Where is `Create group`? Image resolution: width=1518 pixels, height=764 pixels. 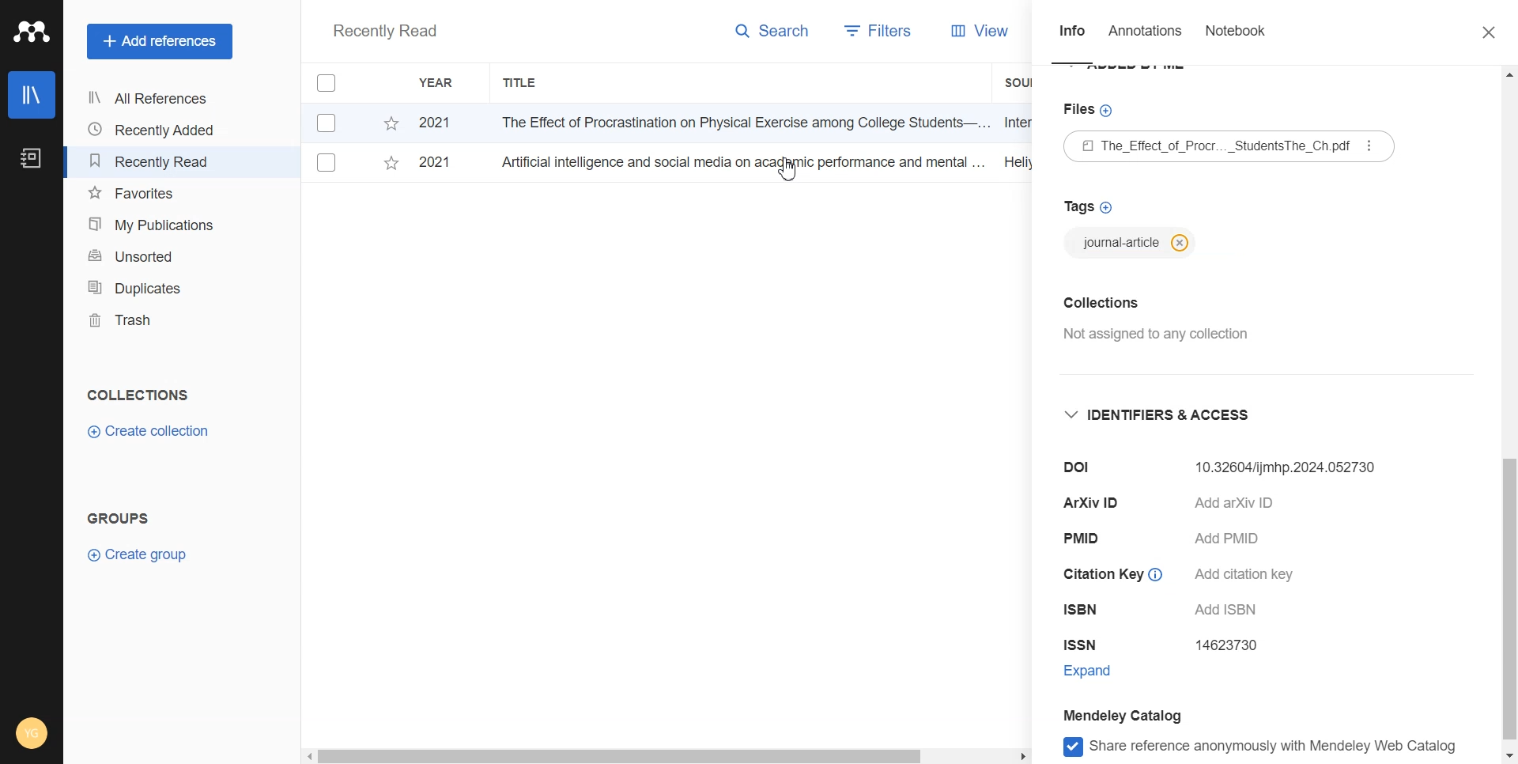 Create group is located at coordinates (138, 553).